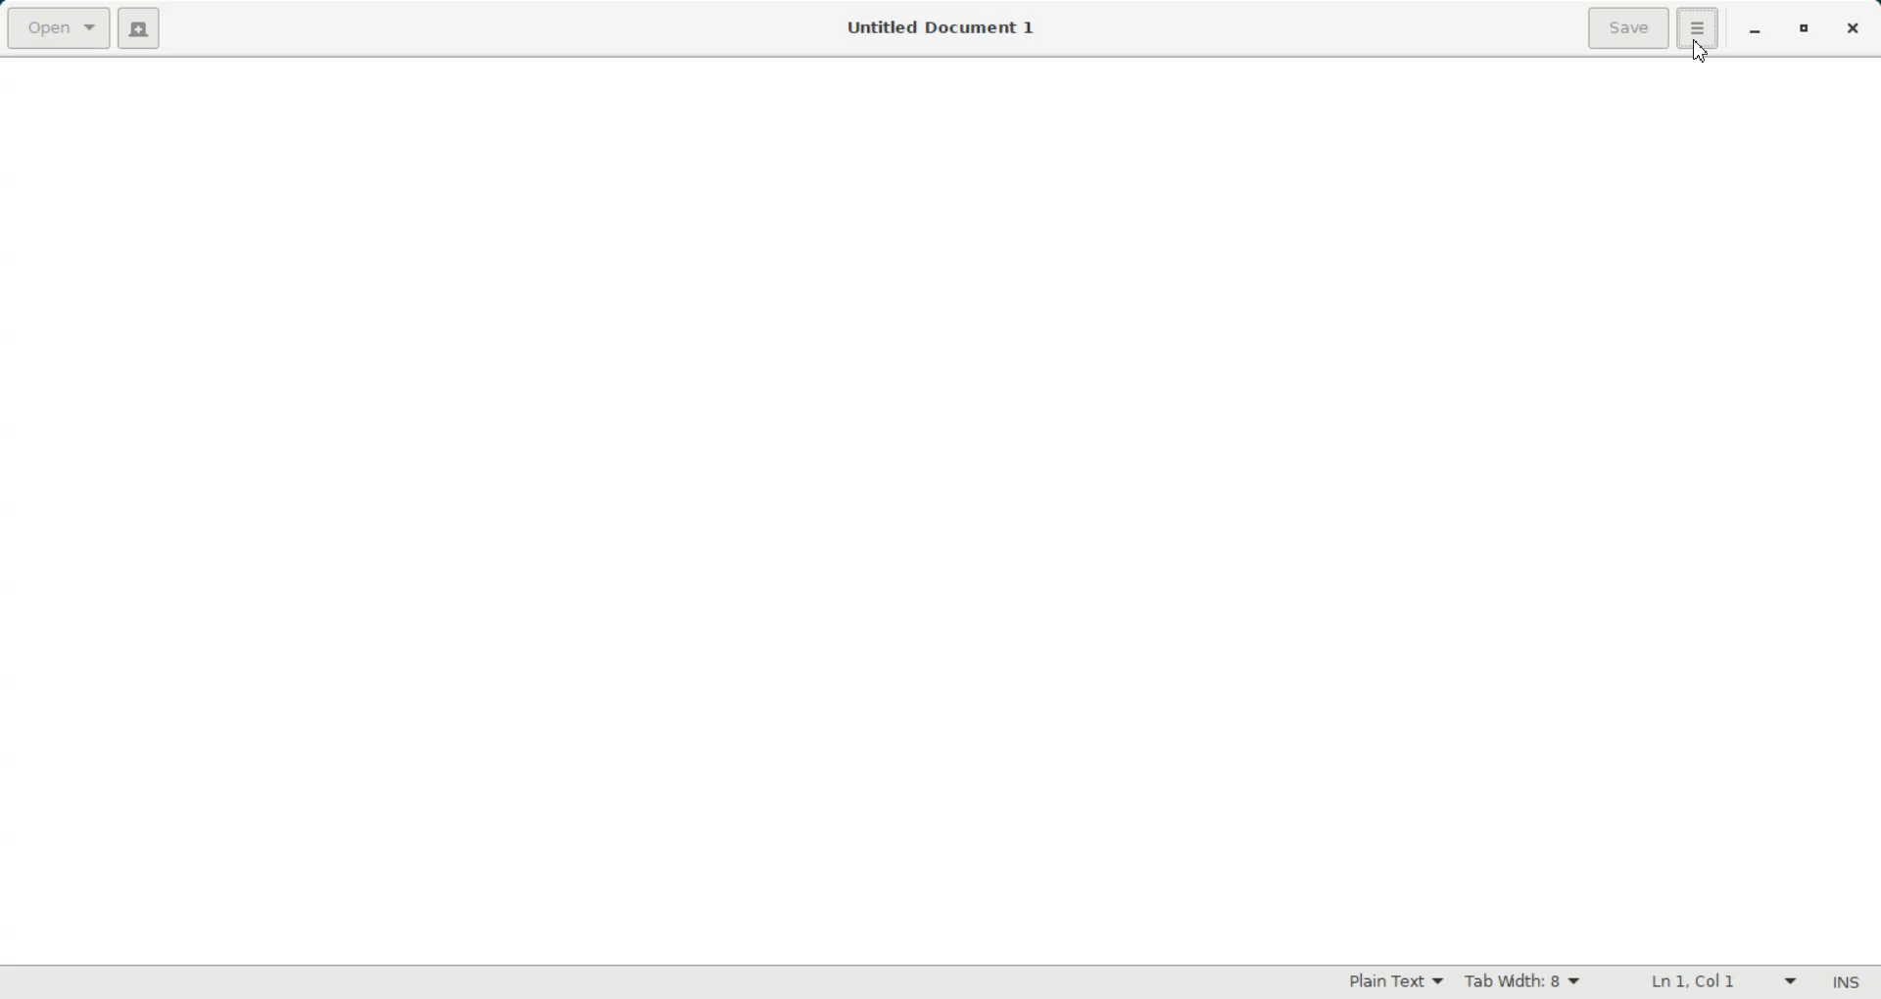  I want to click on Create a new document, so click(144, 29).